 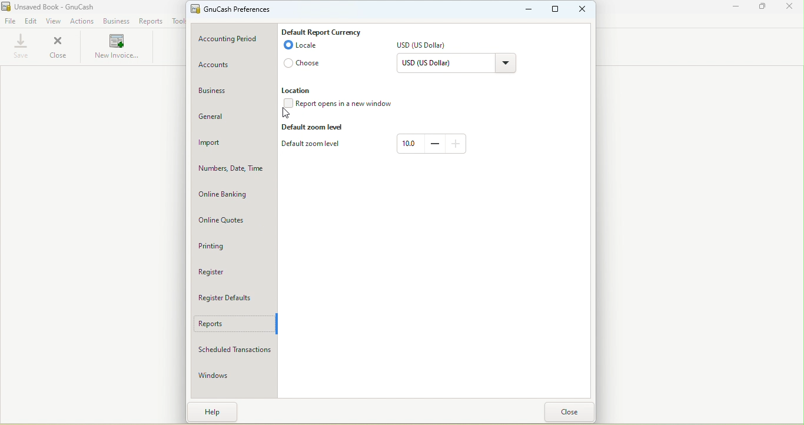 What do you see at coordinates (505, 65) in the screenshot?
I see `Drop down` at bounding box center [505, 65].